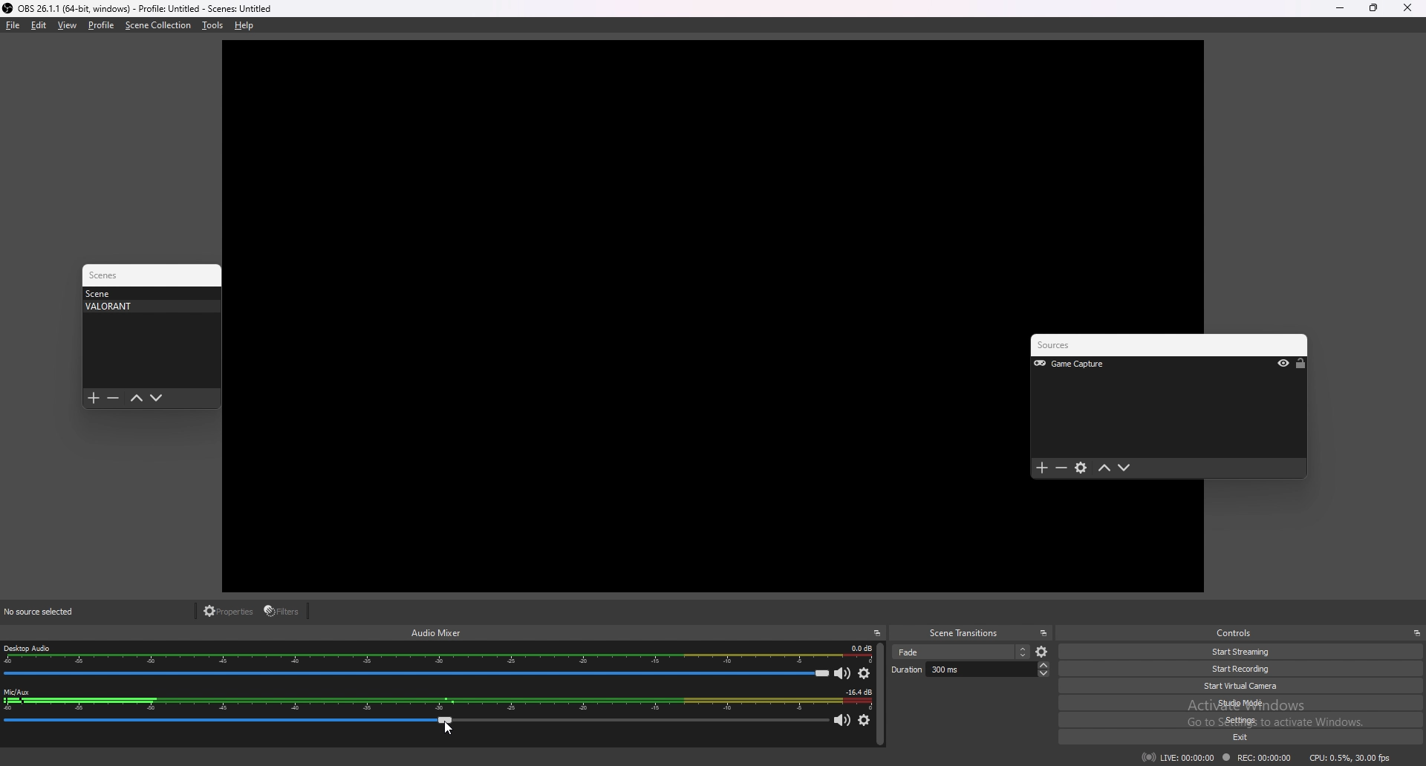 This screenshot has width=1426, height=766. I want to click on desktop audio bar, so click(416, 673).